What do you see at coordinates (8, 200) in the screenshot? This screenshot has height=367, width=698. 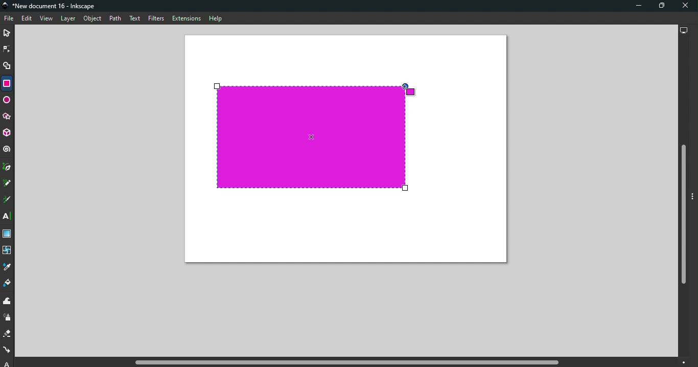 I see `Calligraphy tool` at bounding box center [8, 200].